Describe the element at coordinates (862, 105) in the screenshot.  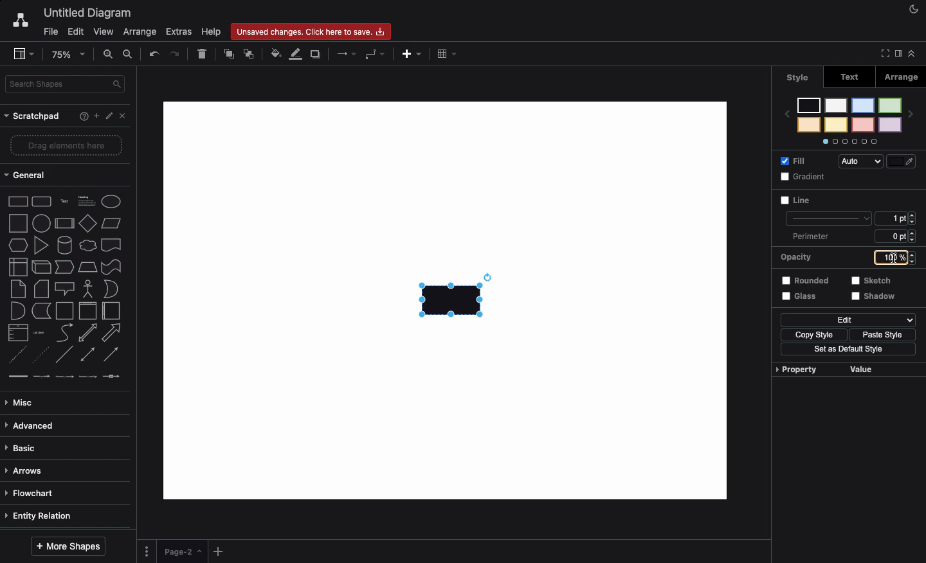
I see `color 3` at that location.